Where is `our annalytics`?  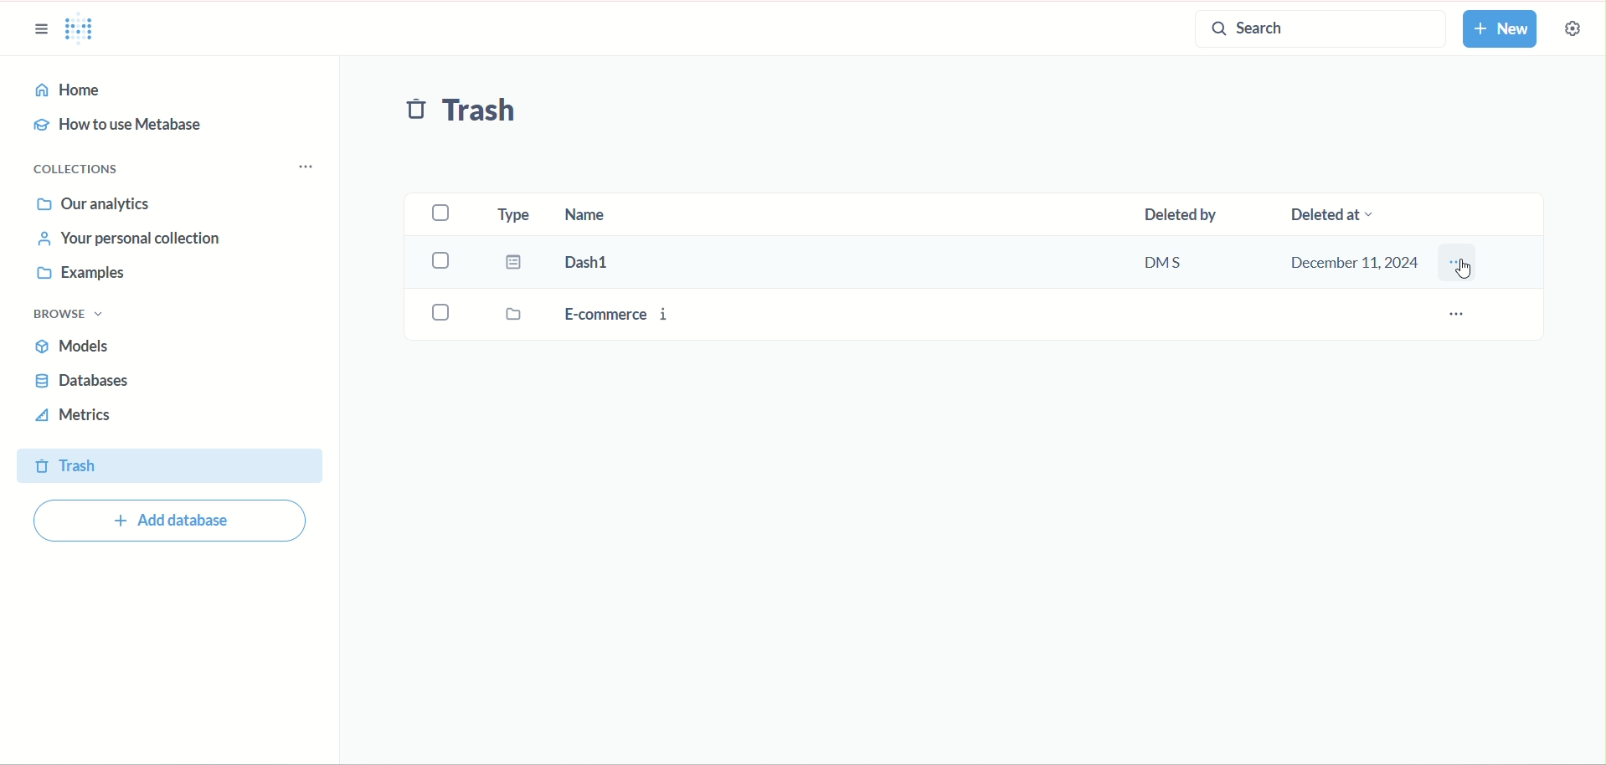 our annalytics is located at coordinates (98, 203).